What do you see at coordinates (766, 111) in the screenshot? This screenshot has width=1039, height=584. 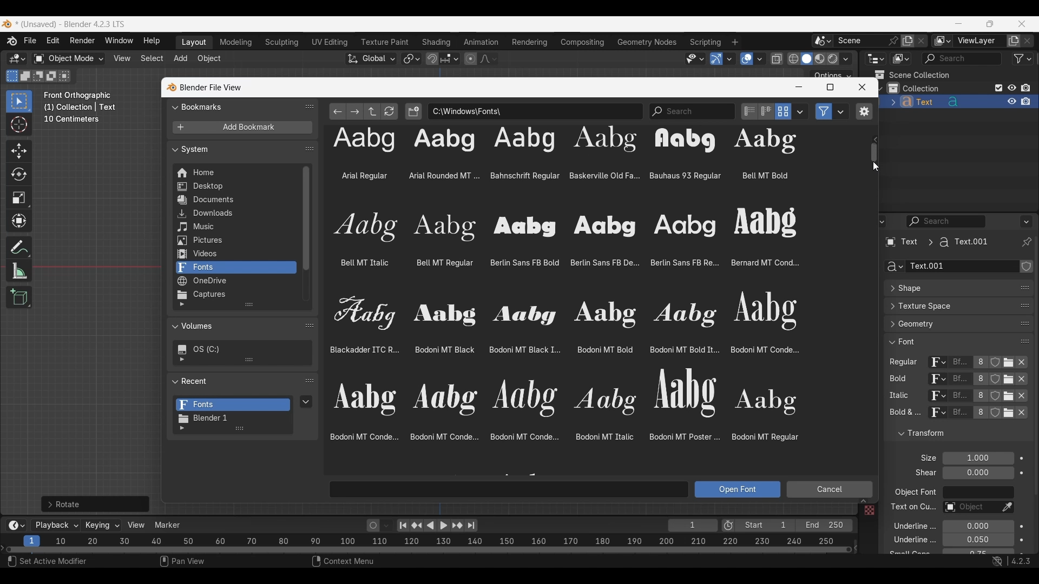 I see `Display settings, horizontal list` at bounding box center [766, 111].